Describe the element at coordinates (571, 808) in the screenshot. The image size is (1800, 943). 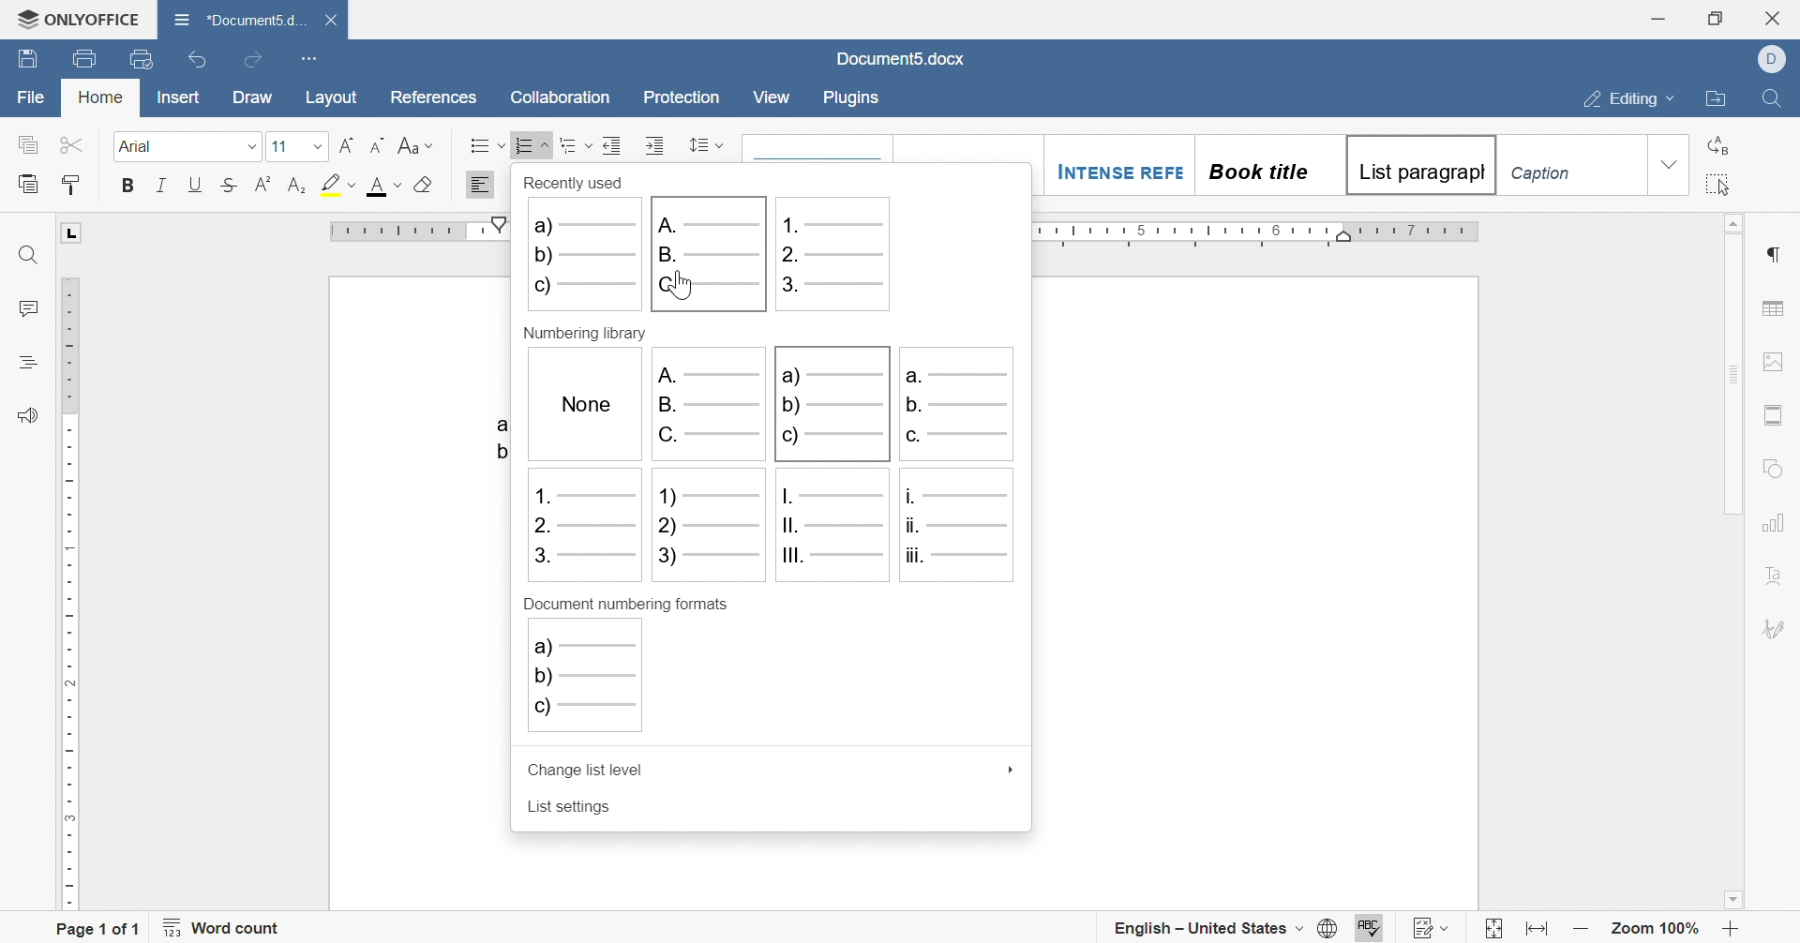
I see `list settings` at that location.